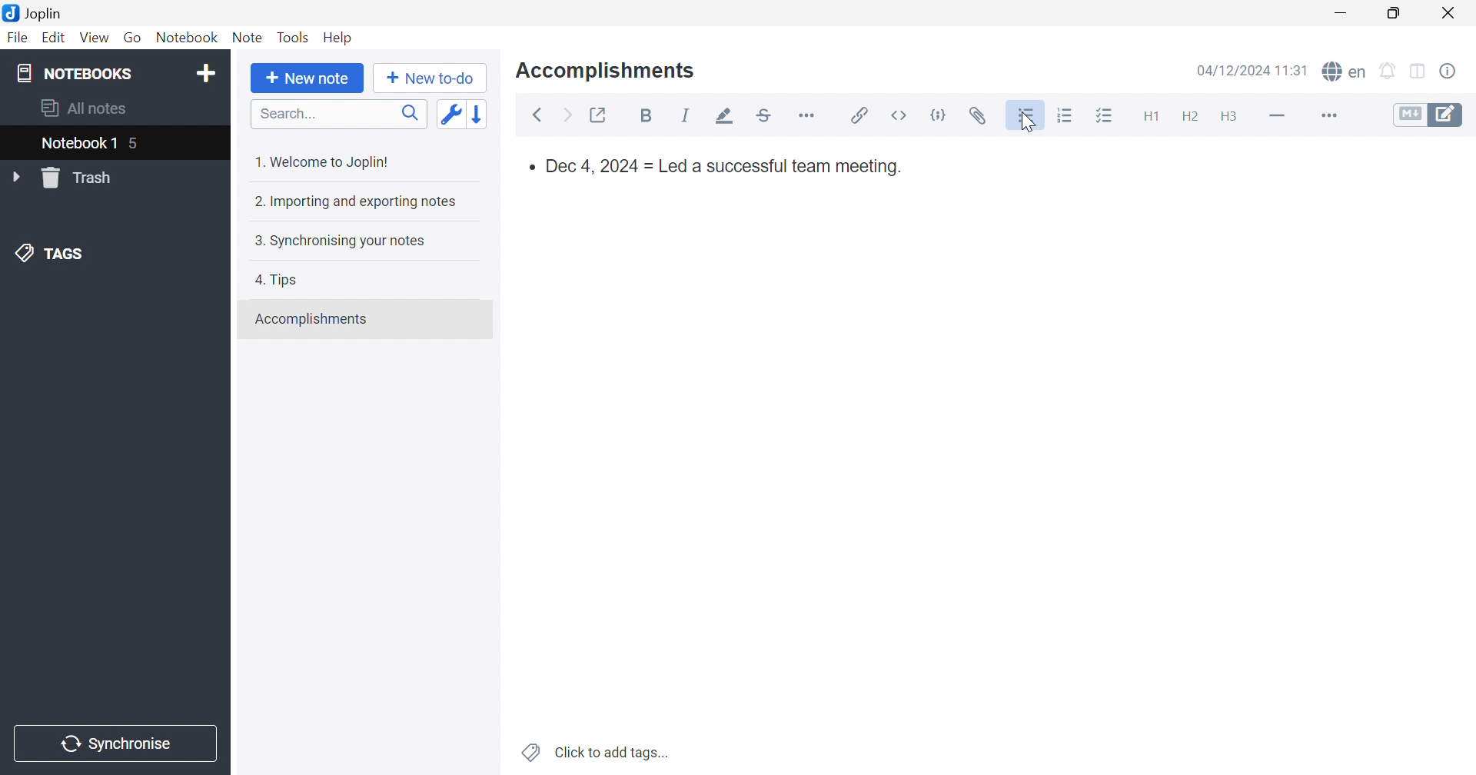 Image resolution: width=1476 pixels, height=775 pixels. I want to click on Bold, so click(647, 115).